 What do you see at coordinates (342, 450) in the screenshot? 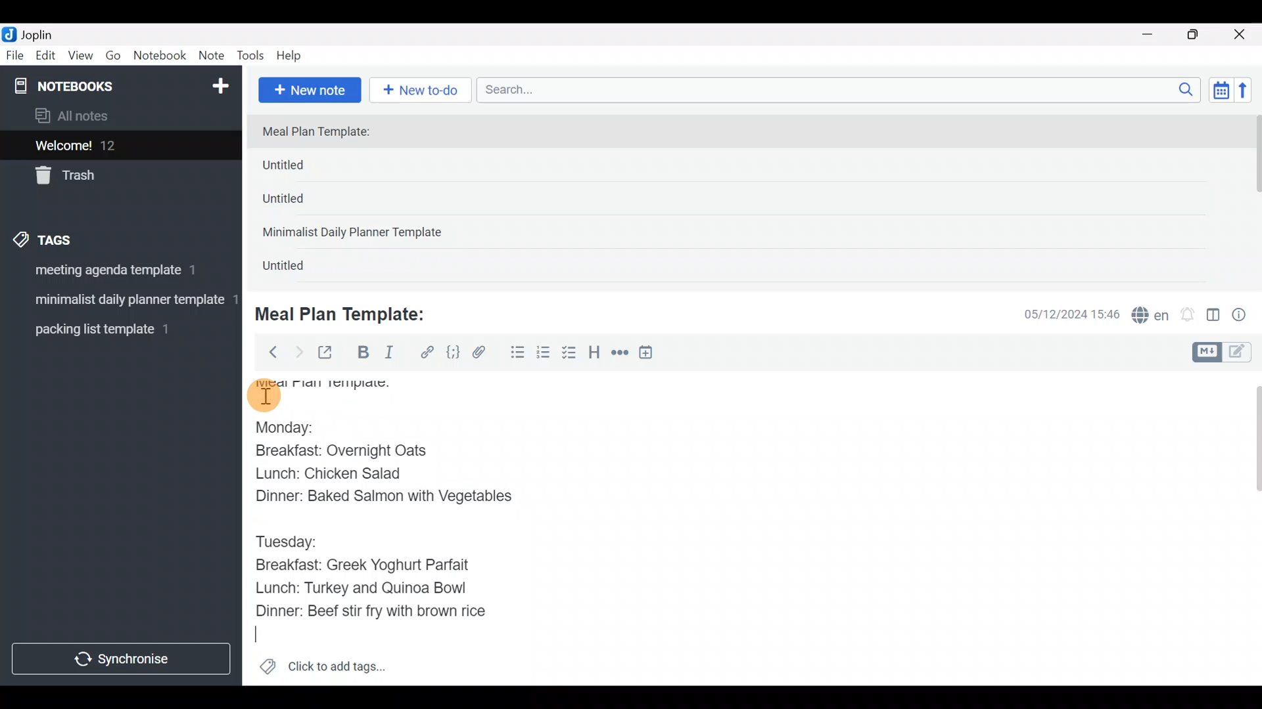
I see `Breakfast: Overnight Oats` at bounding box center [342, 450].